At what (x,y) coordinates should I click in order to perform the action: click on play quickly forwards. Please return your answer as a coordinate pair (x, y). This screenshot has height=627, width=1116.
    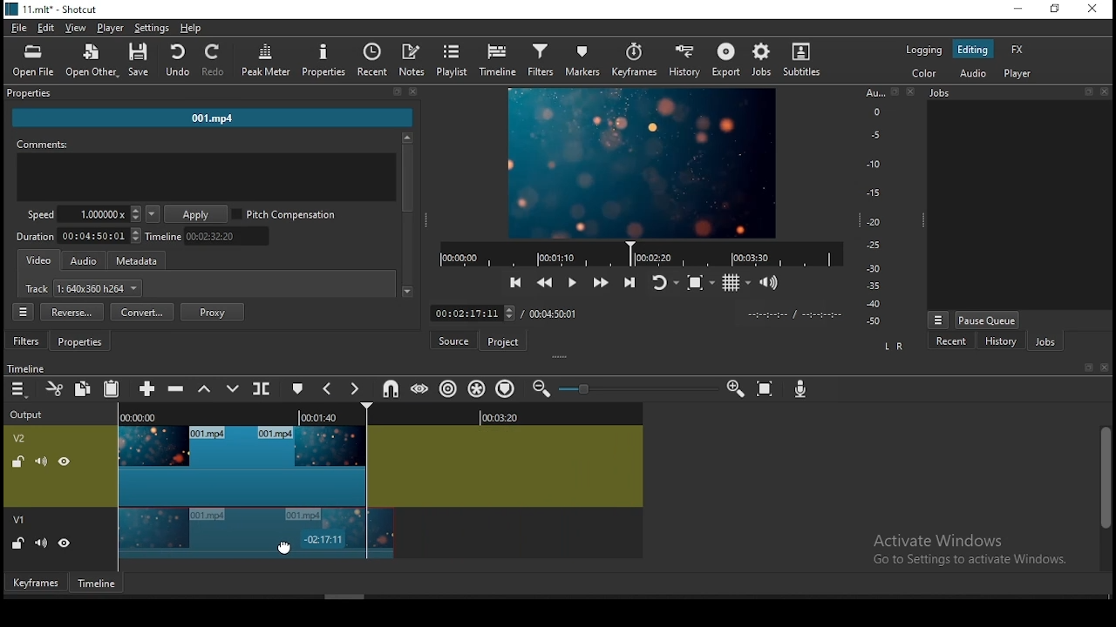
    Looking at the image, I should click on (602, 283).